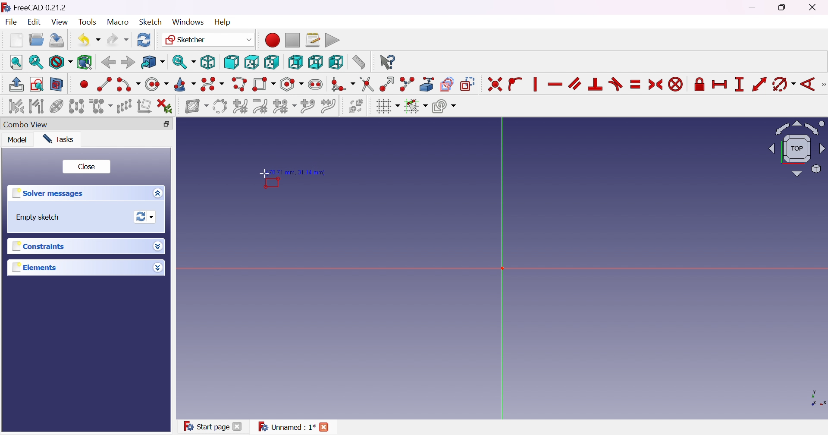 This screenshot has height=435, width=828. Describe the element at coordinates (160, 246) in the screenshot. I see `More options` at that location.